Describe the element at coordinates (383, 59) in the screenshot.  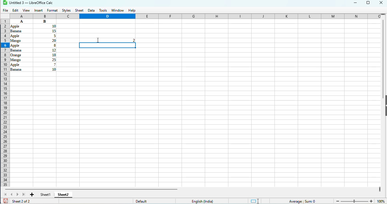
I see `vertical scroll bar` at that location.